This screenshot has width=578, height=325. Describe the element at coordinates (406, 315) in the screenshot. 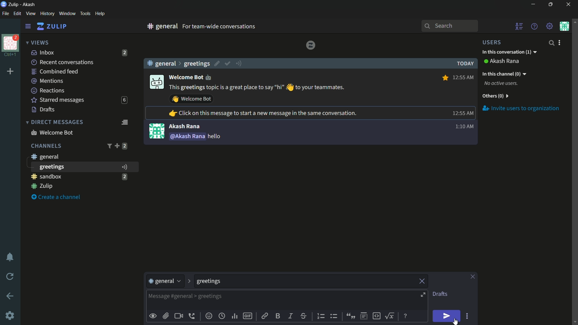

I see `message formatting` at that location.